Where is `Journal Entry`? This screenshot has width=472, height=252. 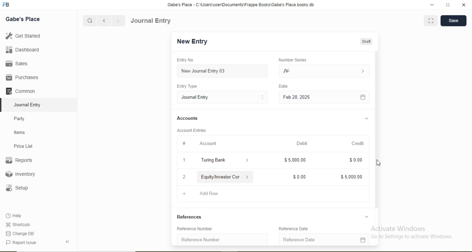
Journal Entry is located at coordinates (28, 105).